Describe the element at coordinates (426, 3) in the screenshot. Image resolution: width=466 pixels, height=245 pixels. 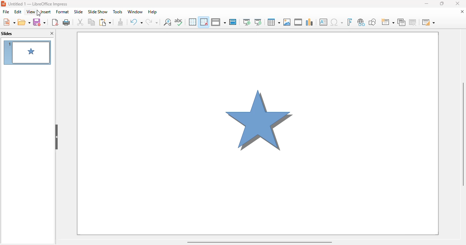
I see `minimize` at that location.